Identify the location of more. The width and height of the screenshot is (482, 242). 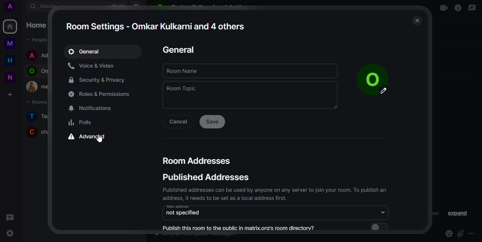
(472, 234).